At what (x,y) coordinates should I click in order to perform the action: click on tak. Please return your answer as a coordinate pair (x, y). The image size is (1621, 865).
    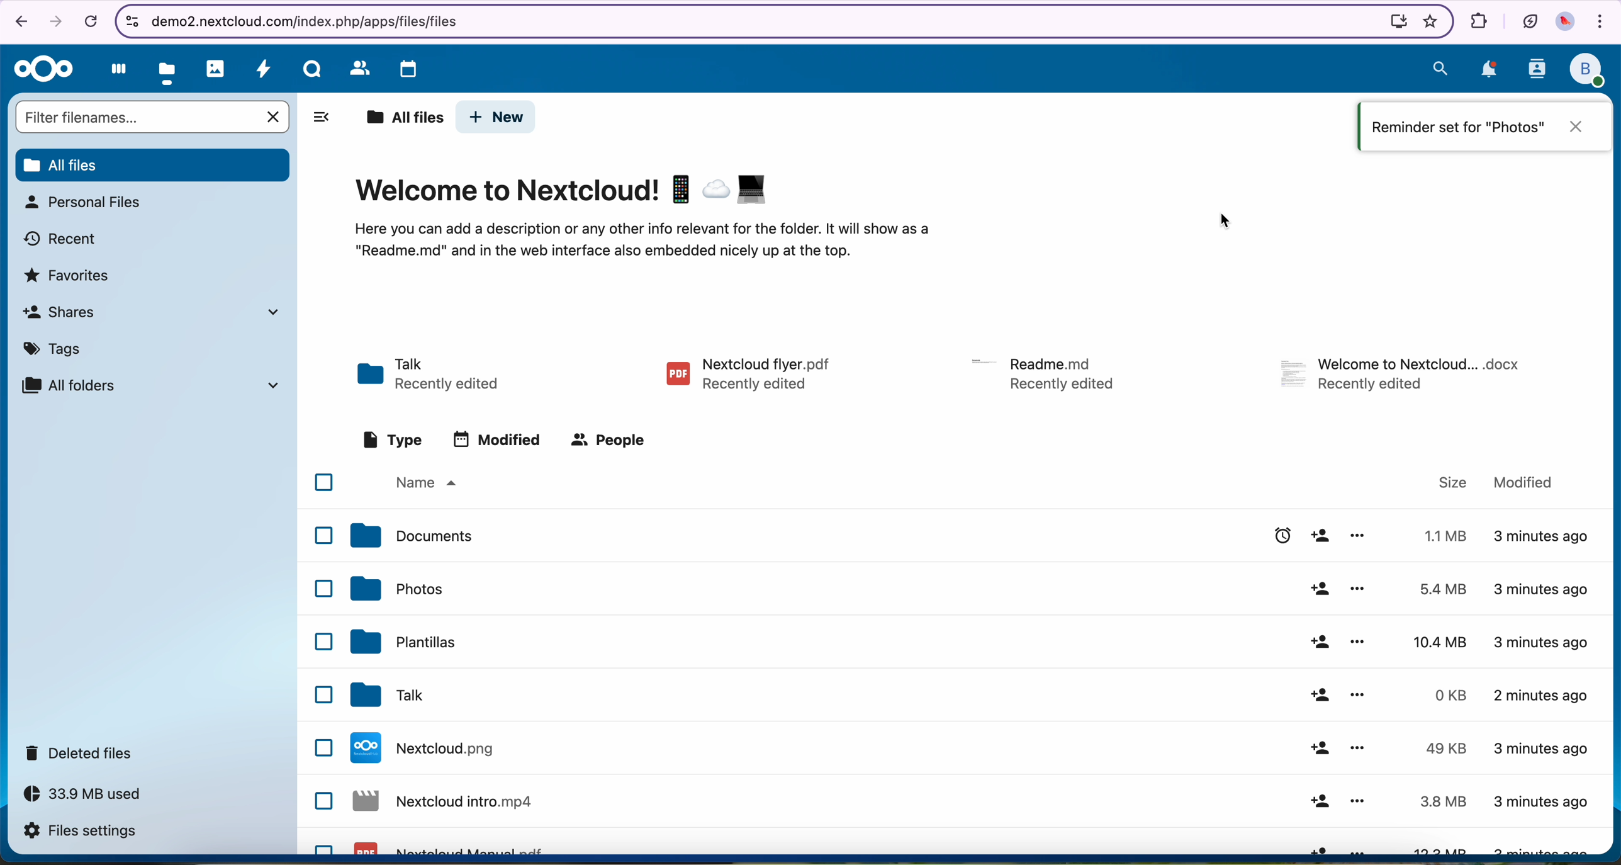
    Looking at the image, I should click on (394, 696).